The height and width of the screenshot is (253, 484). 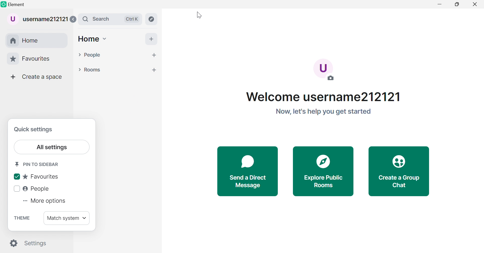 I want to click on Element, so click(x=18, y=4).